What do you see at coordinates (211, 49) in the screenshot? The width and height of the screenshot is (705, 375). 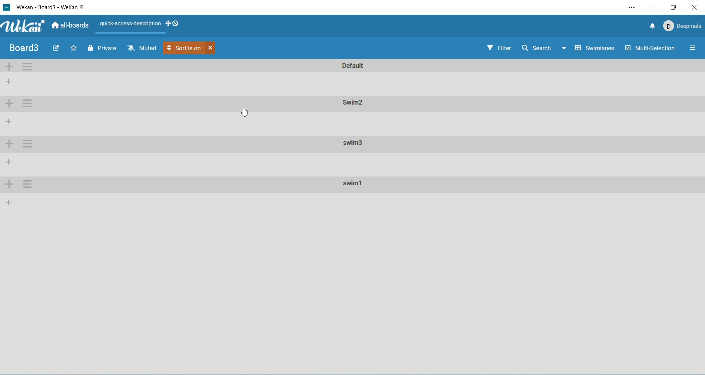 I see `close` at bounding box center [211, 49].